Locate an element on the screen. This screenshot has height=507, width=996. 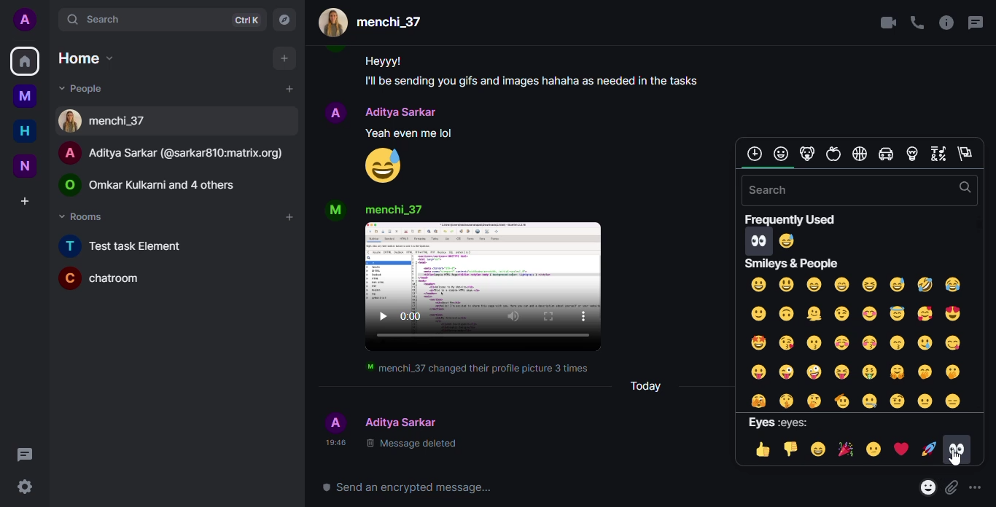
myspace is located at coordinates (27, 96).